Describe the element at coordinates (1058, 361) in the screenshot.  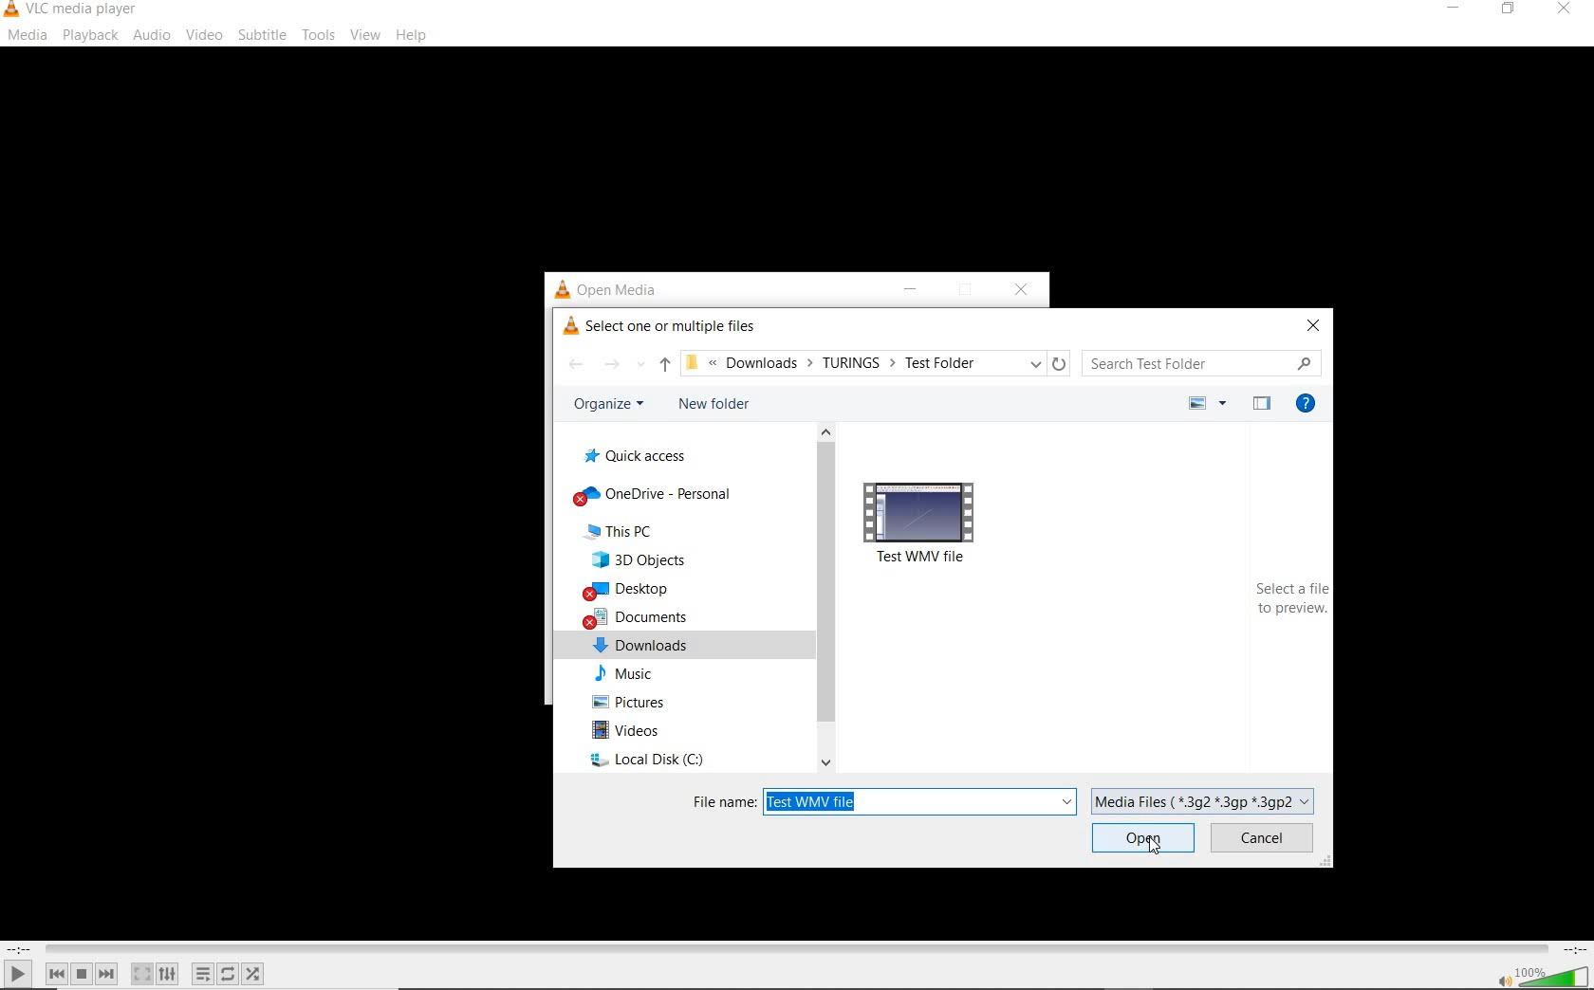
I see `refresh "downloads"` at that location.